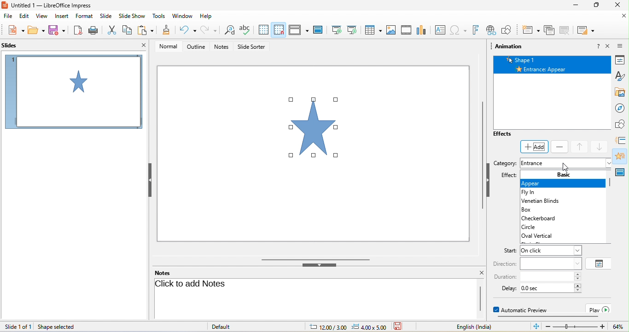 The width and height of the screenshot is (629, 332). What do you see at coordinates (560, 147) in the screenshot?
I see `remove effect` at bounding box center [560, 147].